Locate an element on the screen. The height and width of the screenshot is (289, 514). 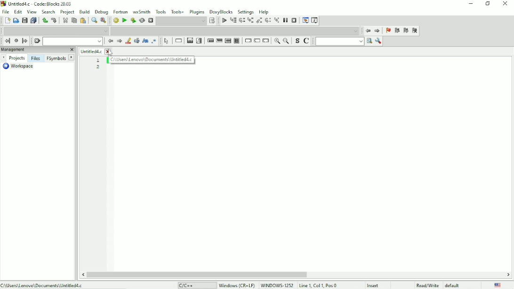
Instruction is located at coordinates (179, 41).